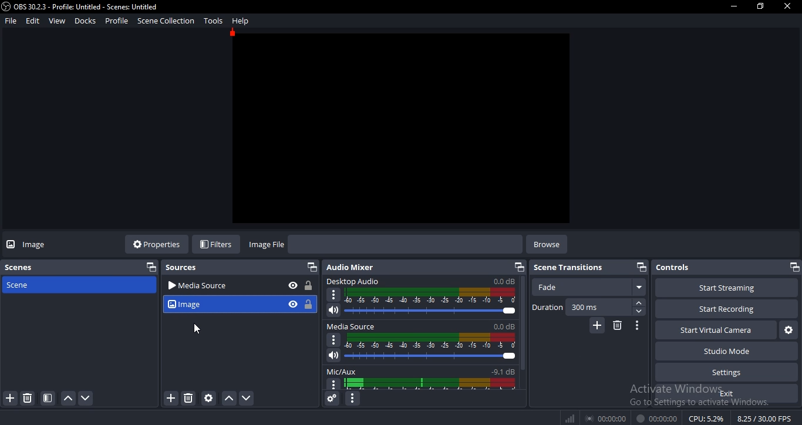 The width and height of the screenshot is (802, 425). I want to click on fade, so click(591, 288).